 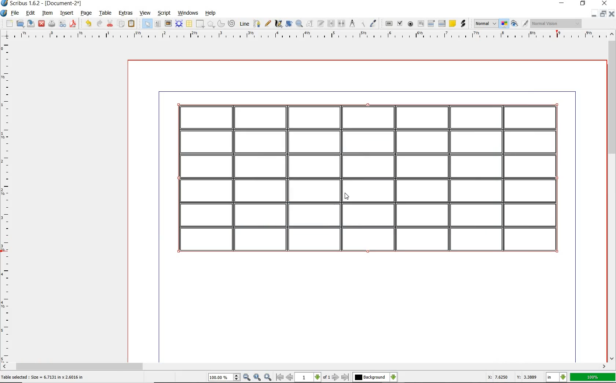 I want to click on view, so click(x=145, y=14).